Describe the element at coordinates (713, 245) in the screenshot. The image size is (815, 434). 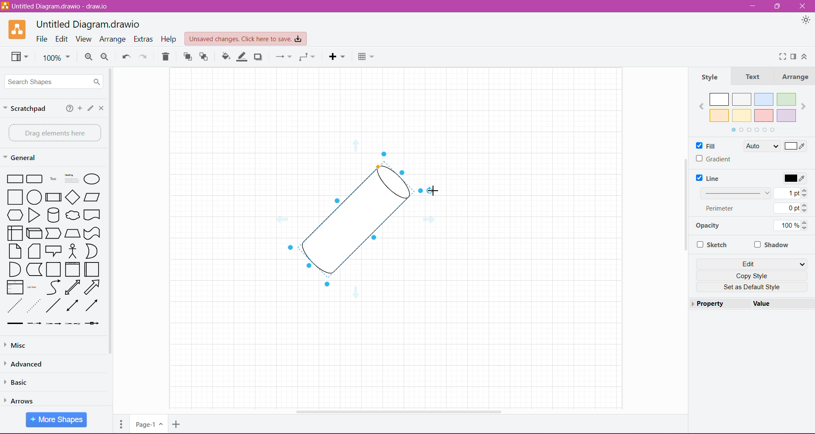
I see `Sketch - click to enable/disable` at that location.